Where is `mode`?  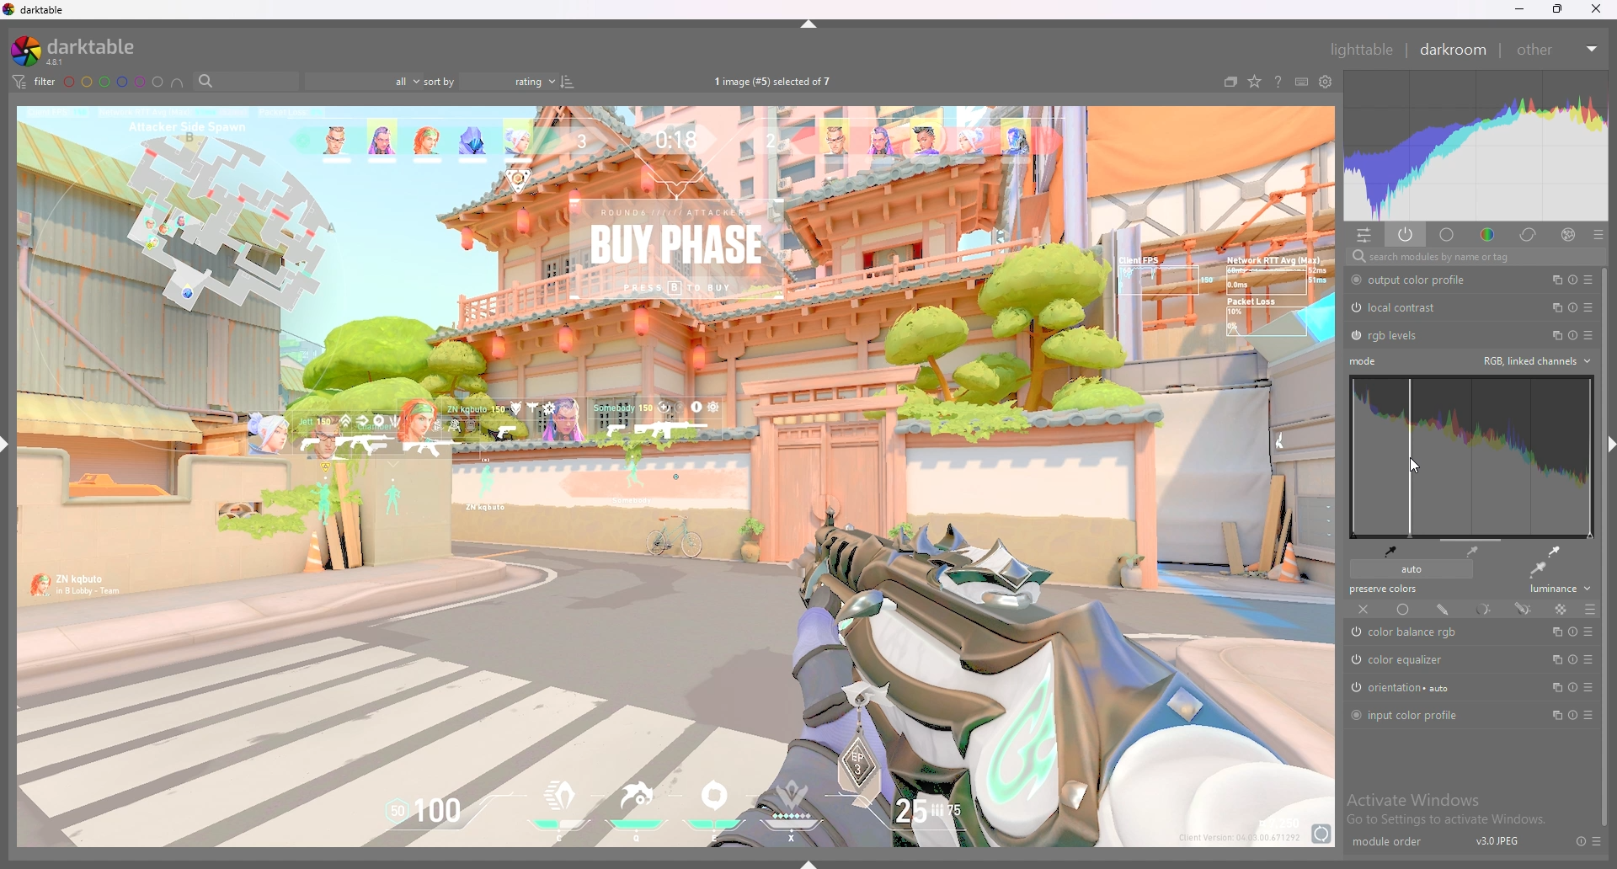
mode is located at coordinates (1365, 361).